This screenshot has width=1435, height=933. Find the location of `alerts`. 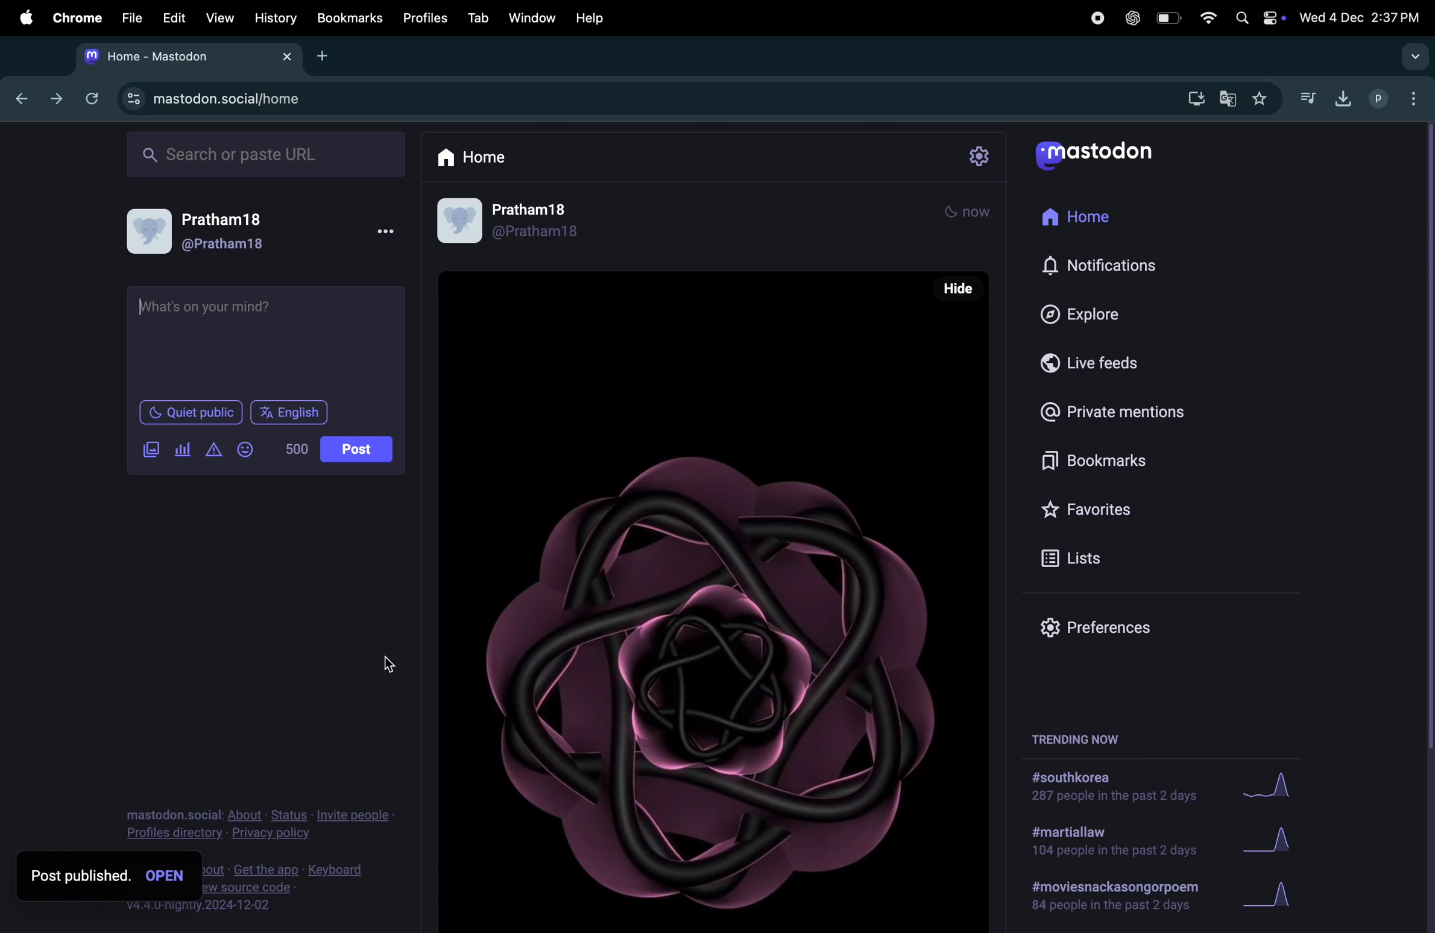

alerts is located at coordinates (213, 450).